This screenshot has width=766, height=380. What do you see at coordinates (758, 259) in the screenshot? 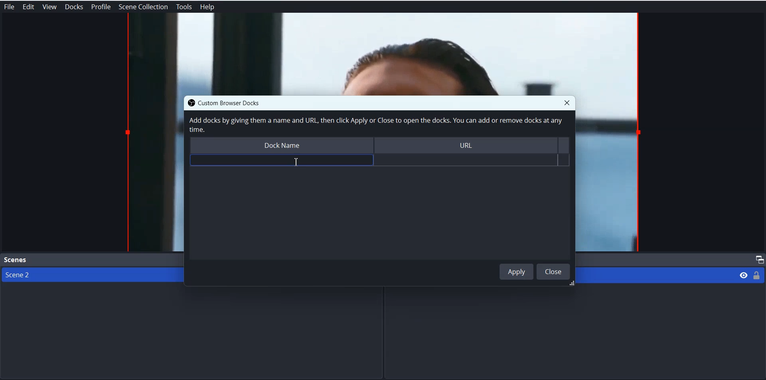
I see `Maximize` at bounding box center [758, 259].